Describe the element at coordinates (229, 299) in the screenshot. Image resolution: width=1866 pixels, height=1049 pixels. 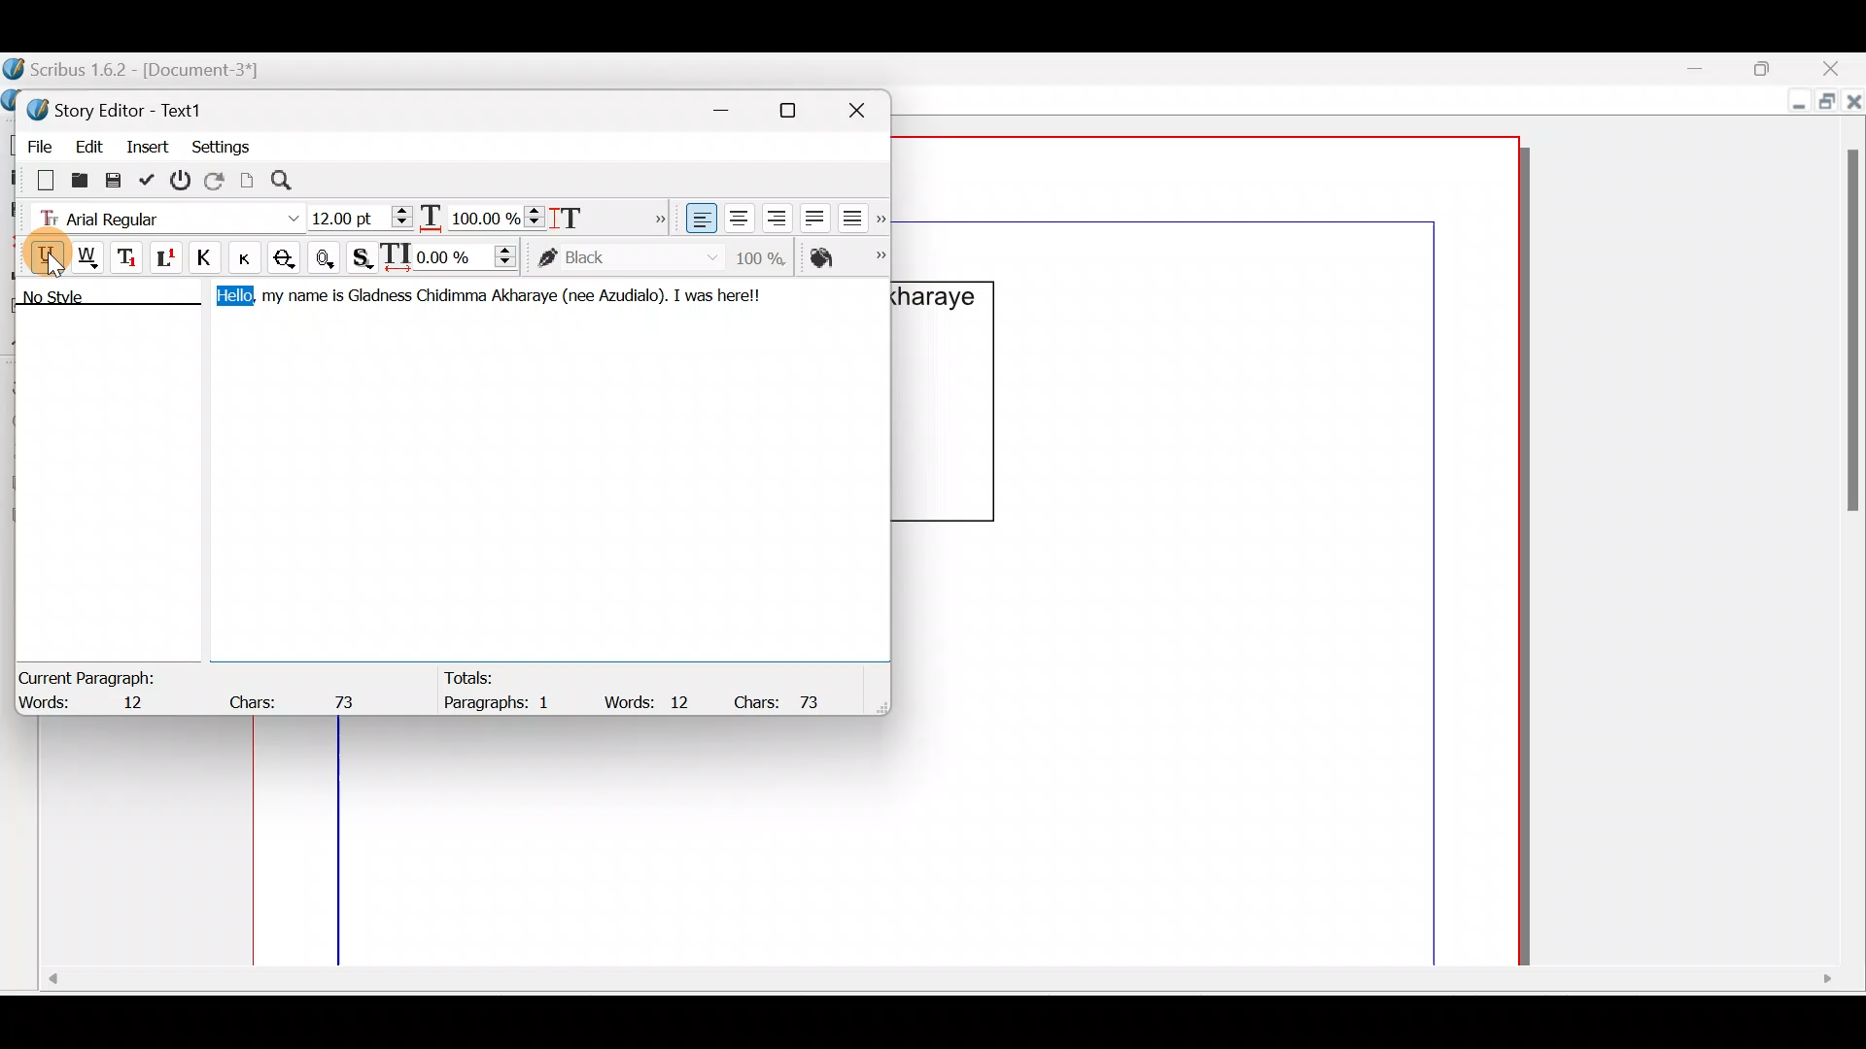
I see `Hello,` at that location.